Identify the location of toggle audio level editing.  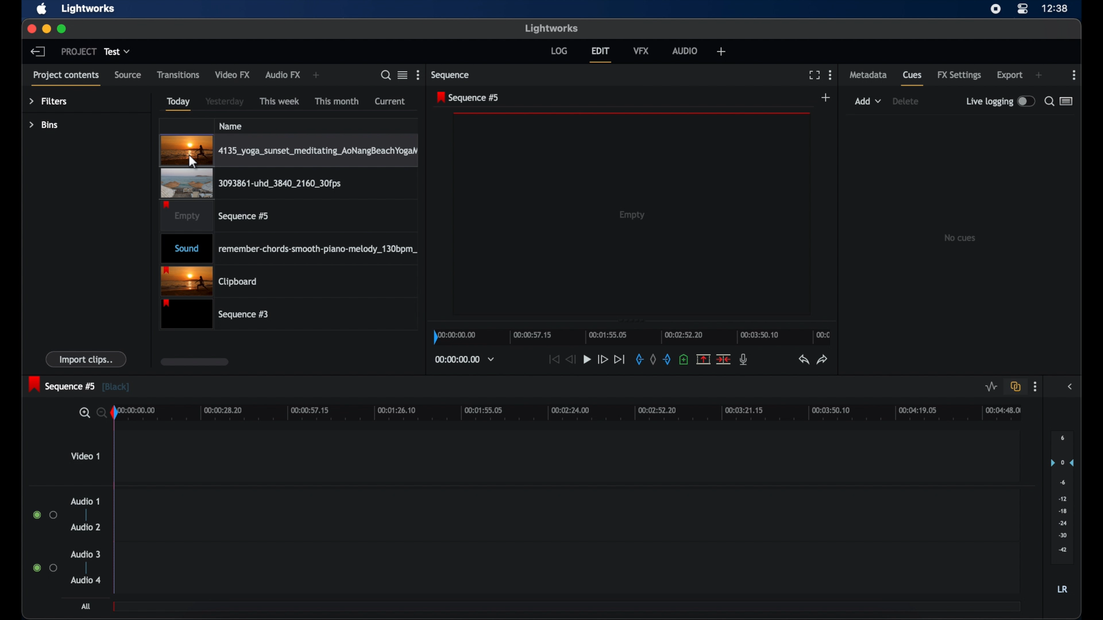
(992, 387).